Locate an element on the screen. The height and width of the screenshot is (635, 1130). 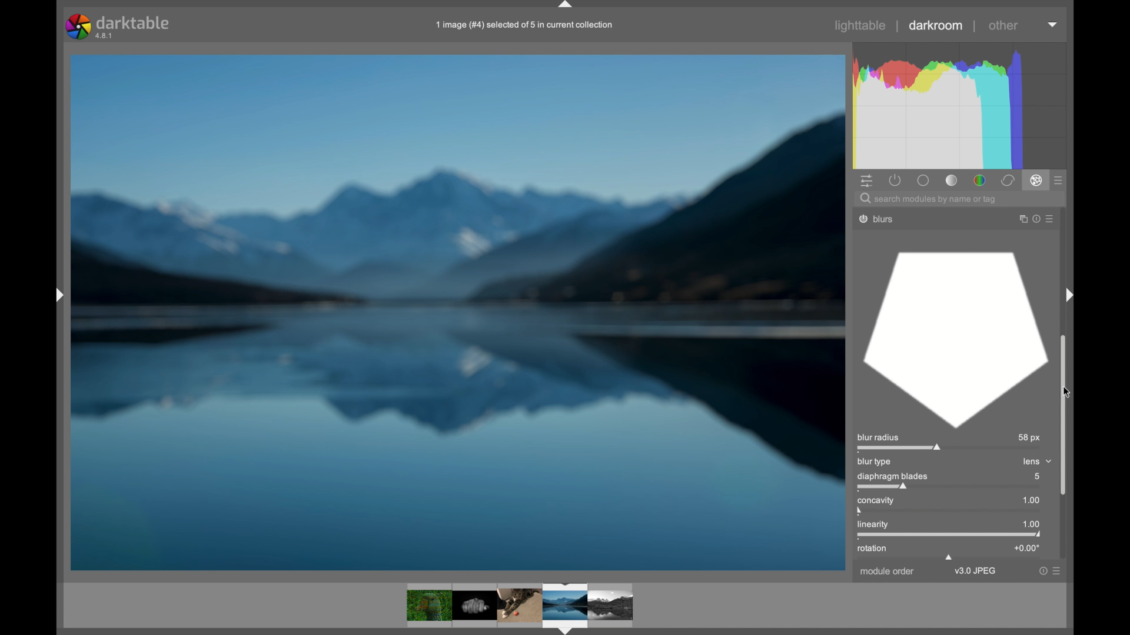
base is located at coordinates (924, 180).